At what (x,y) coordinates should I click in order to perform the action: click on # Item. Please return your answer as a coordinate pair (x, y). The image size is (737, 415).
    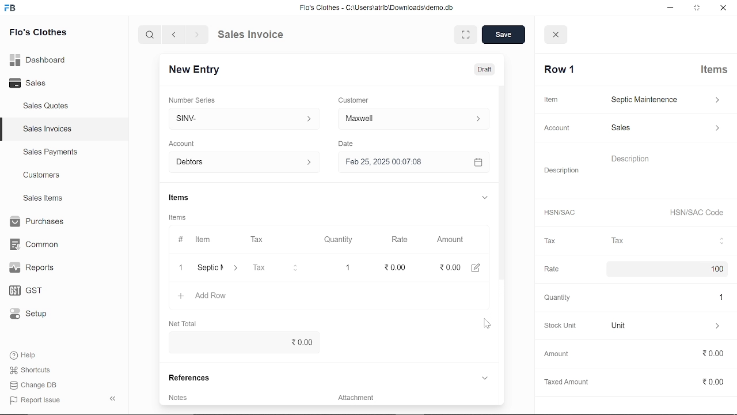
    Looking at the image, I should click on (194, 240).